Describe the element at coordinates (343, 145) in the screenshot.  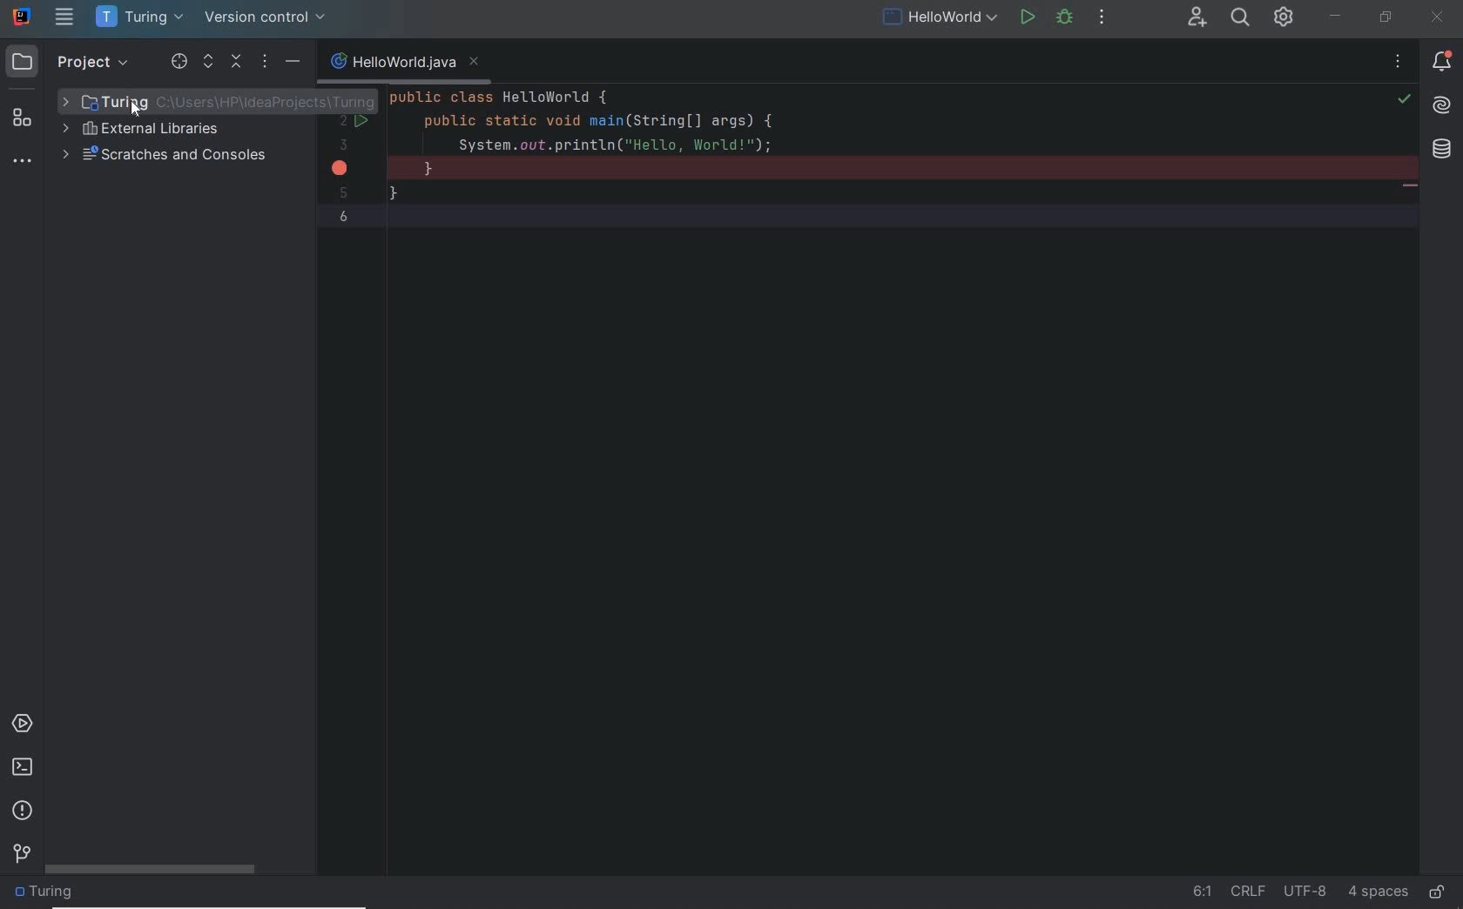
I see `3` at that location.